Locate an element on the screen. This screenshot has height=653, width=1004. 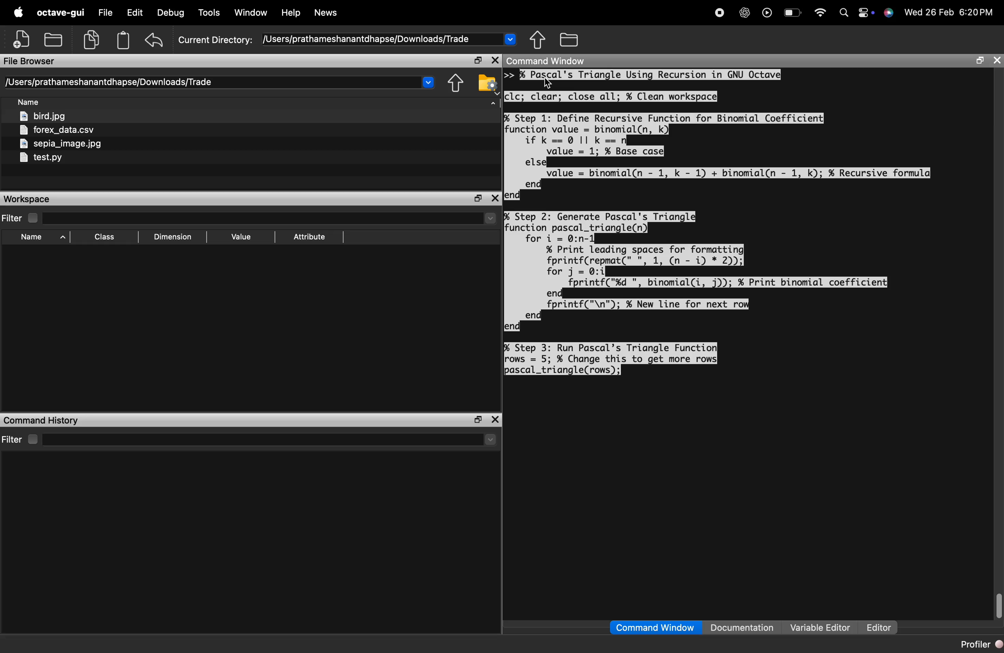
Folder is located at coordinates (570, 40).